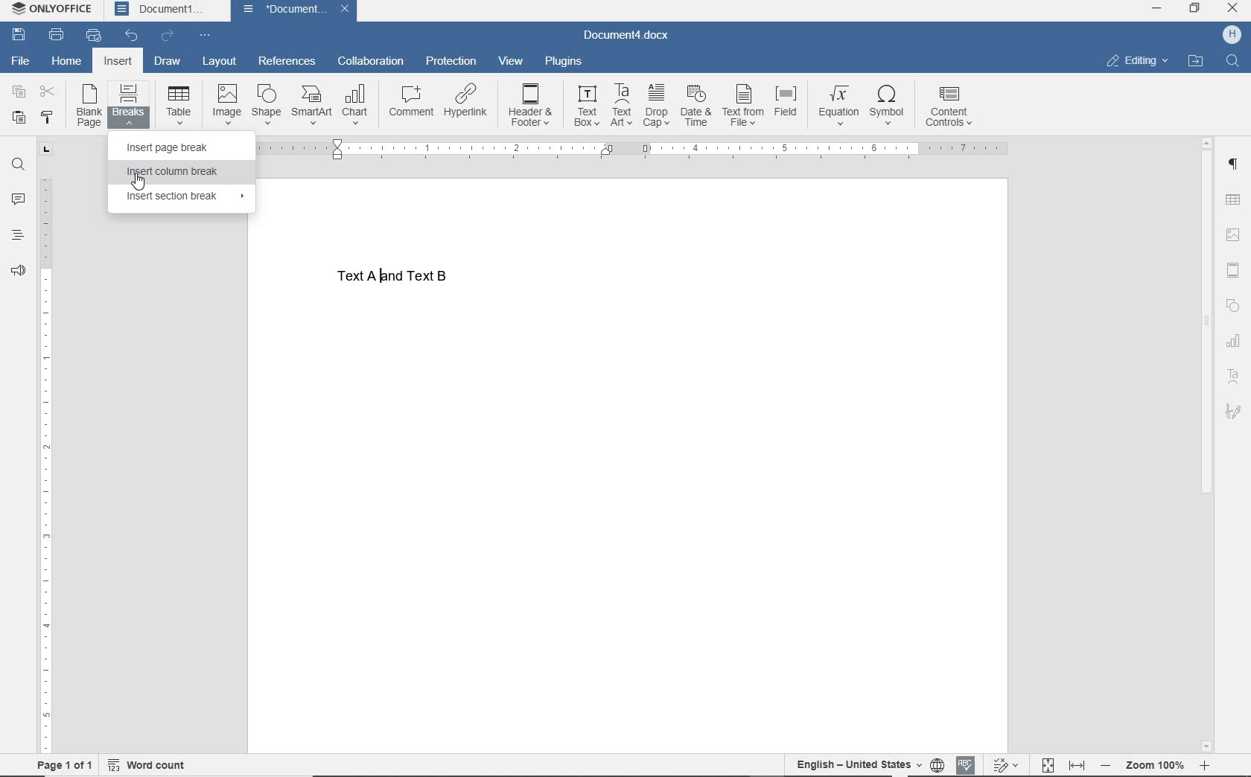 Image resolution: width=1251 pixels, height=777 pixels. I want to click on search, so click(1229, 61).